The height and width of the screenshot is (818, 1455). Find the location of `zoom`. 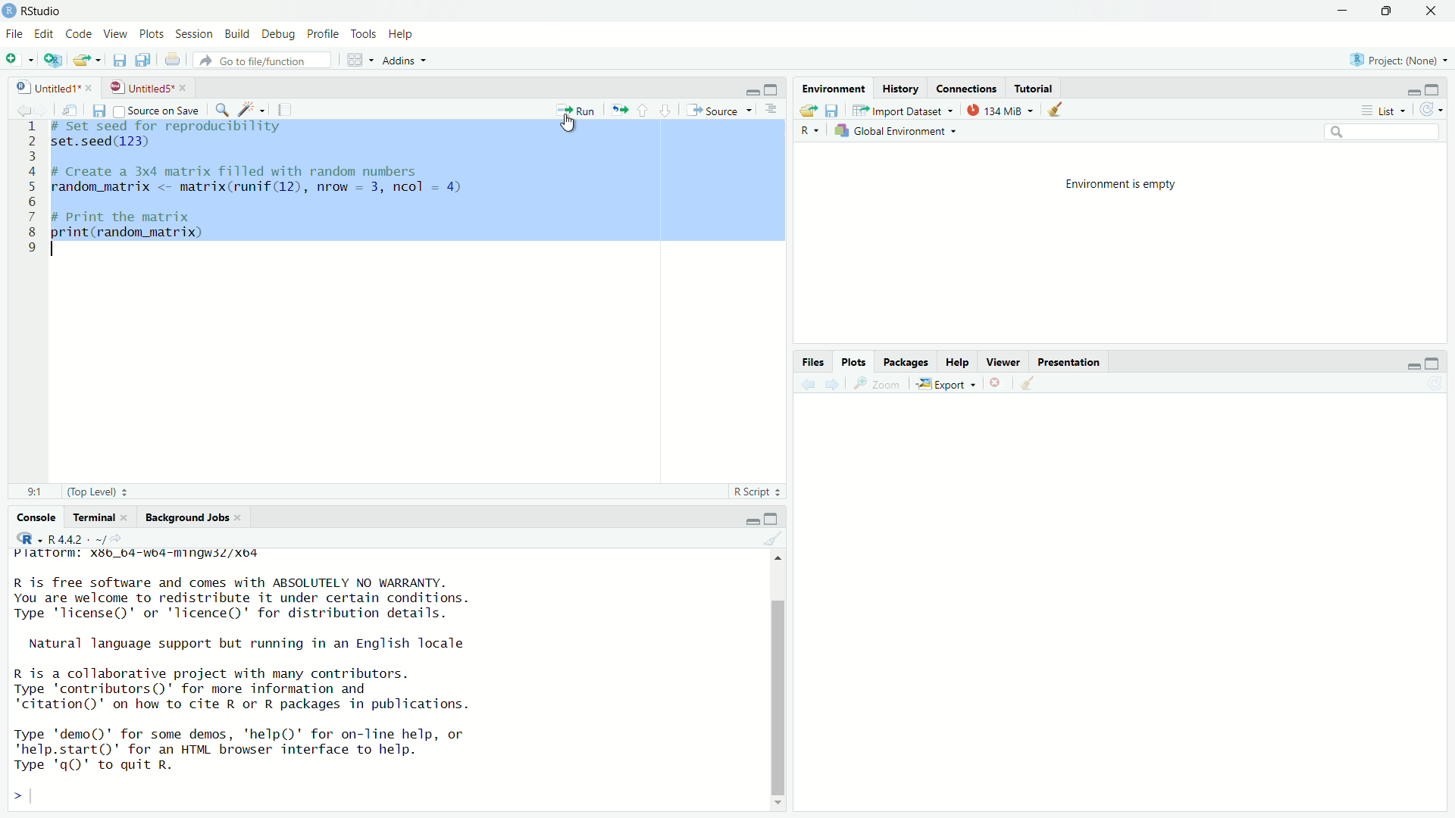

zoom is located at coordinates (875, 386).